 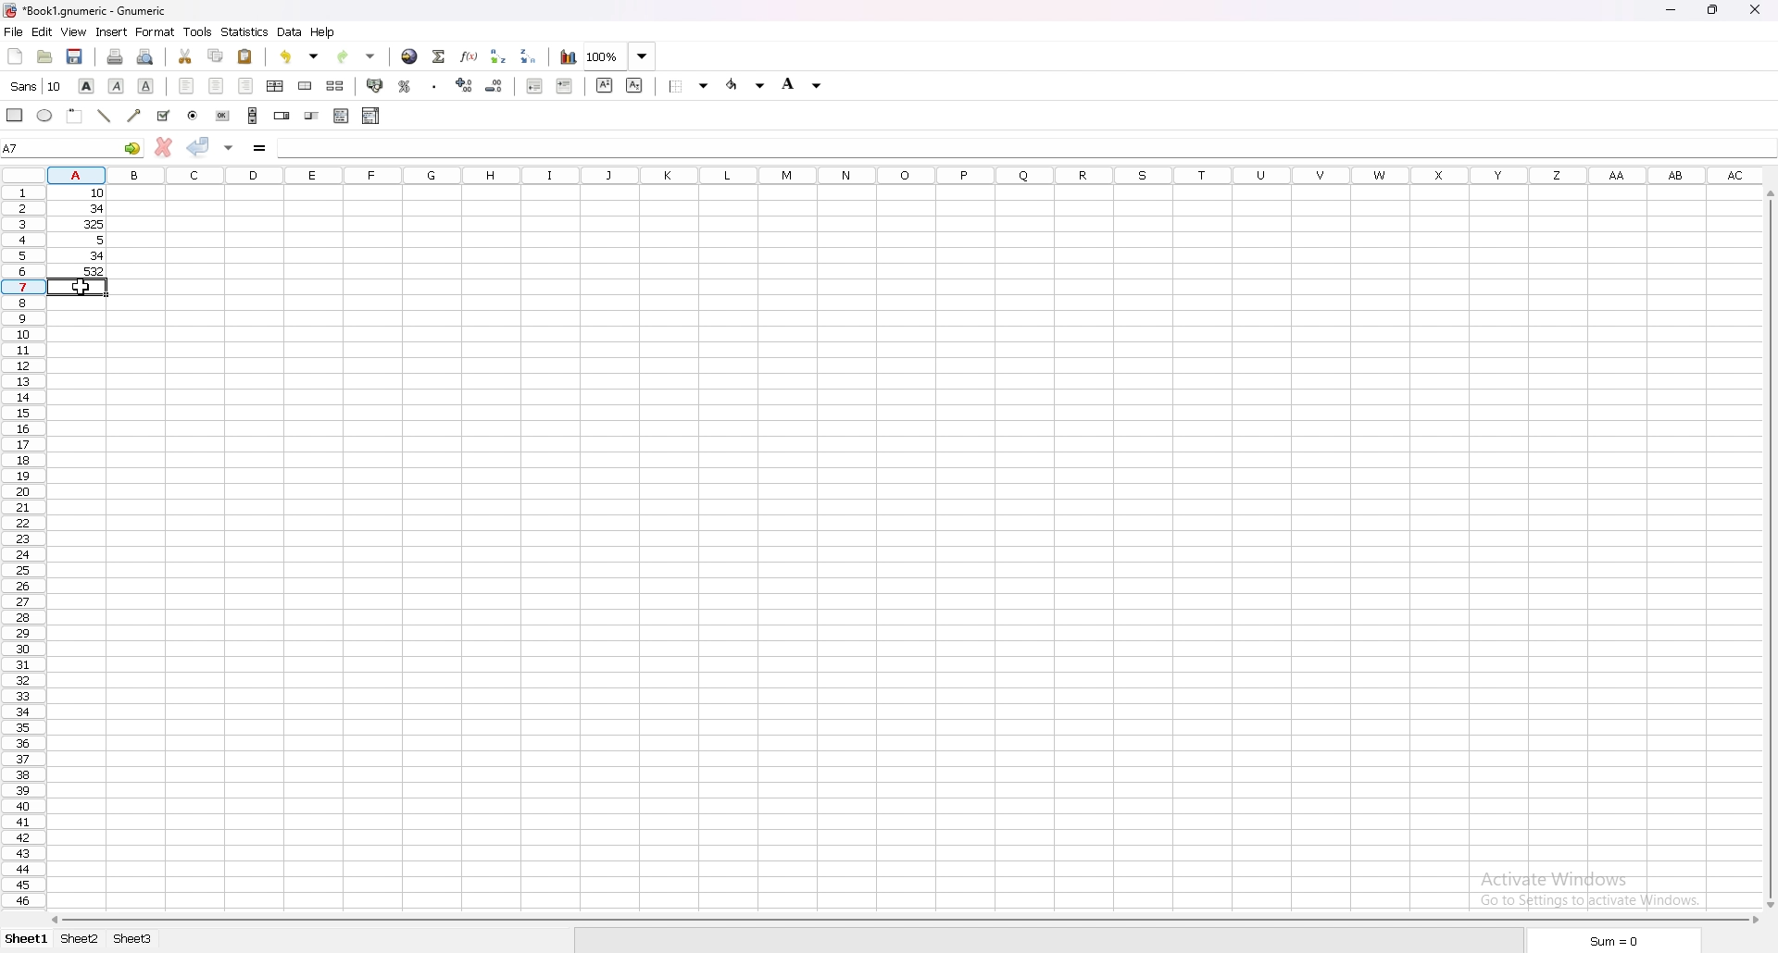 I want to click on border, so click(x=688, y=85).